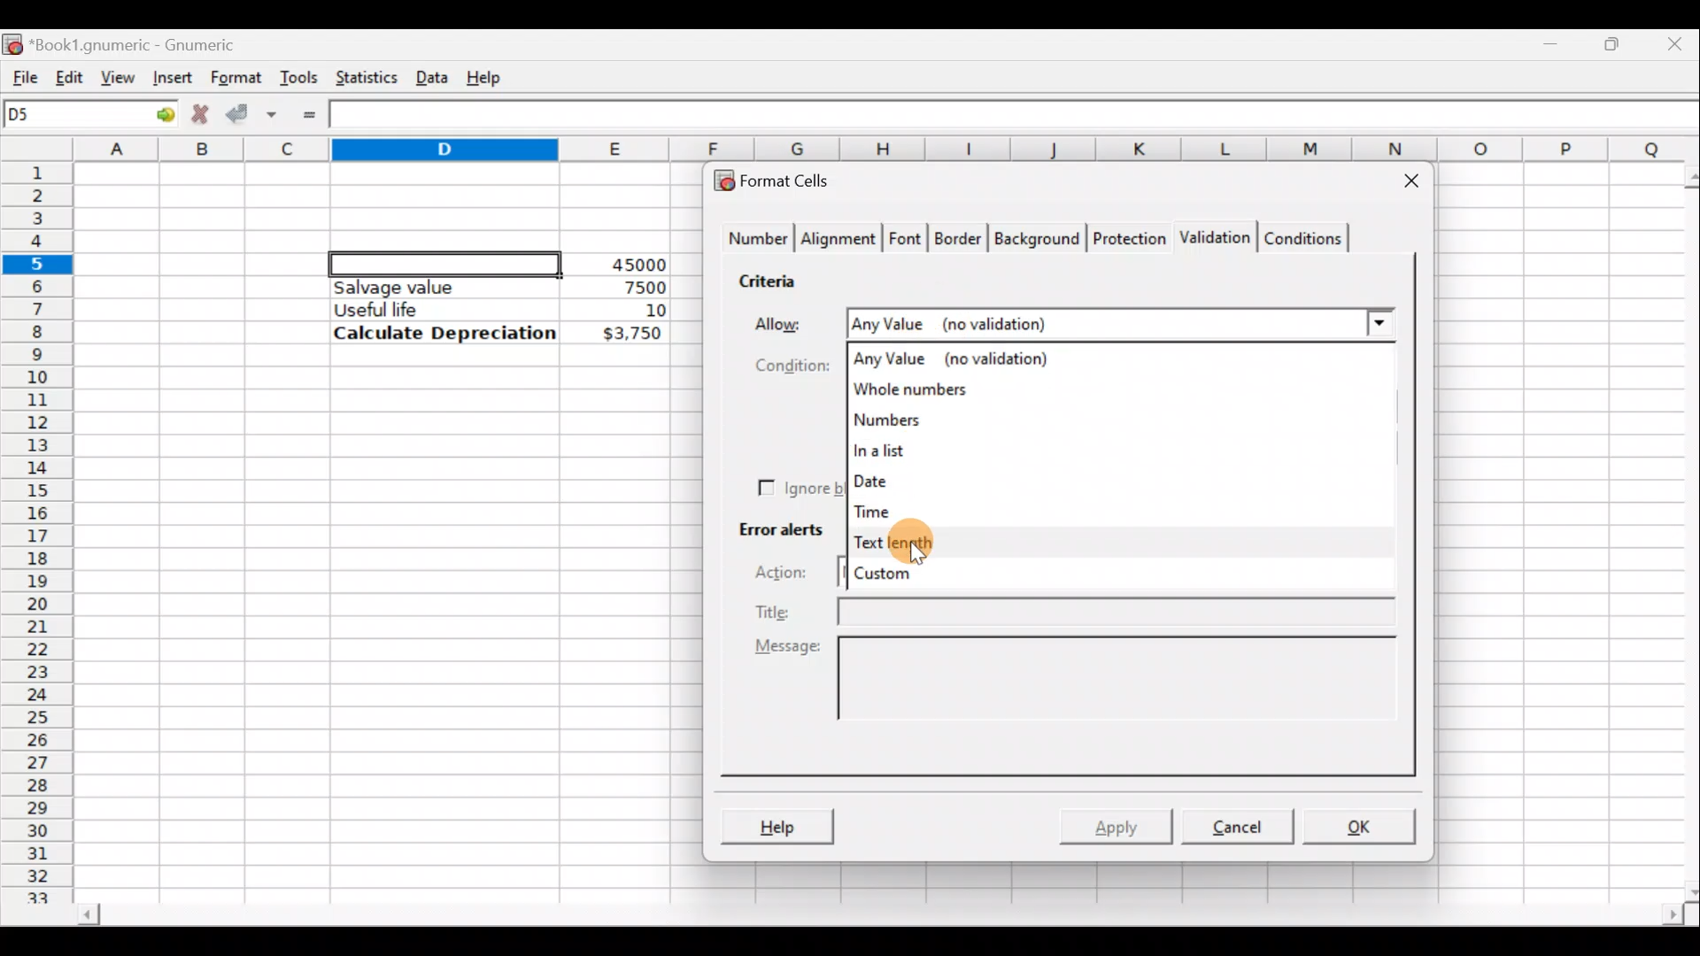 The image size is (1700, 956). What do you see at coordinates (921, 421) in the screenshot?
I see `Numbers` at bounding box center [921, 421].